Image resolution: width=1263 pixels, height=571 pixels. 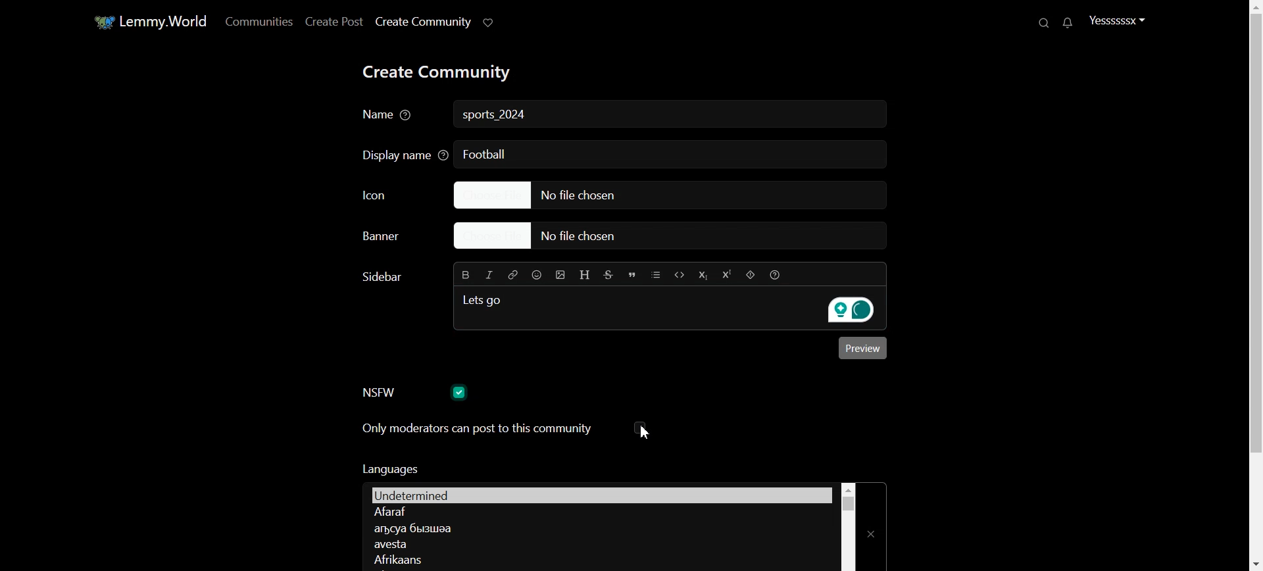 I want to click on Text, so click(x=496, y=116).